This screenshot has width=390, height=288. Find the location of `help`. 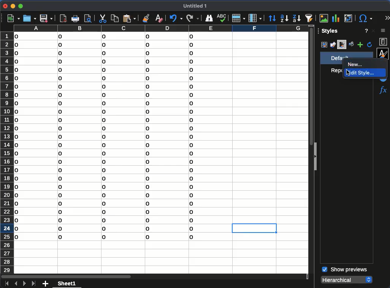

help is located at coordinates (365, 31).